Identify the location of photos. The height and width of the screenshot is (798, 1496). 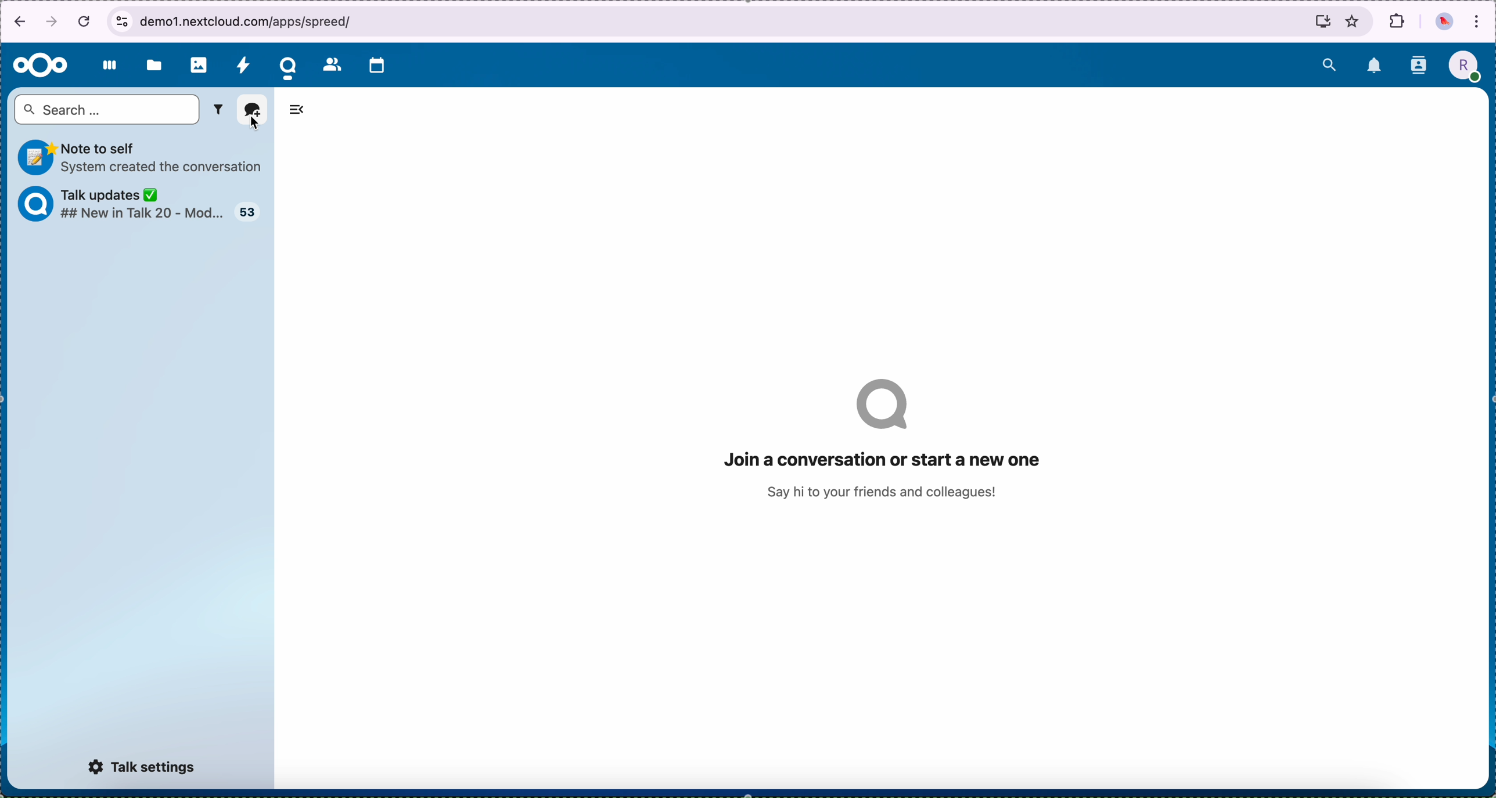
(199, 63).